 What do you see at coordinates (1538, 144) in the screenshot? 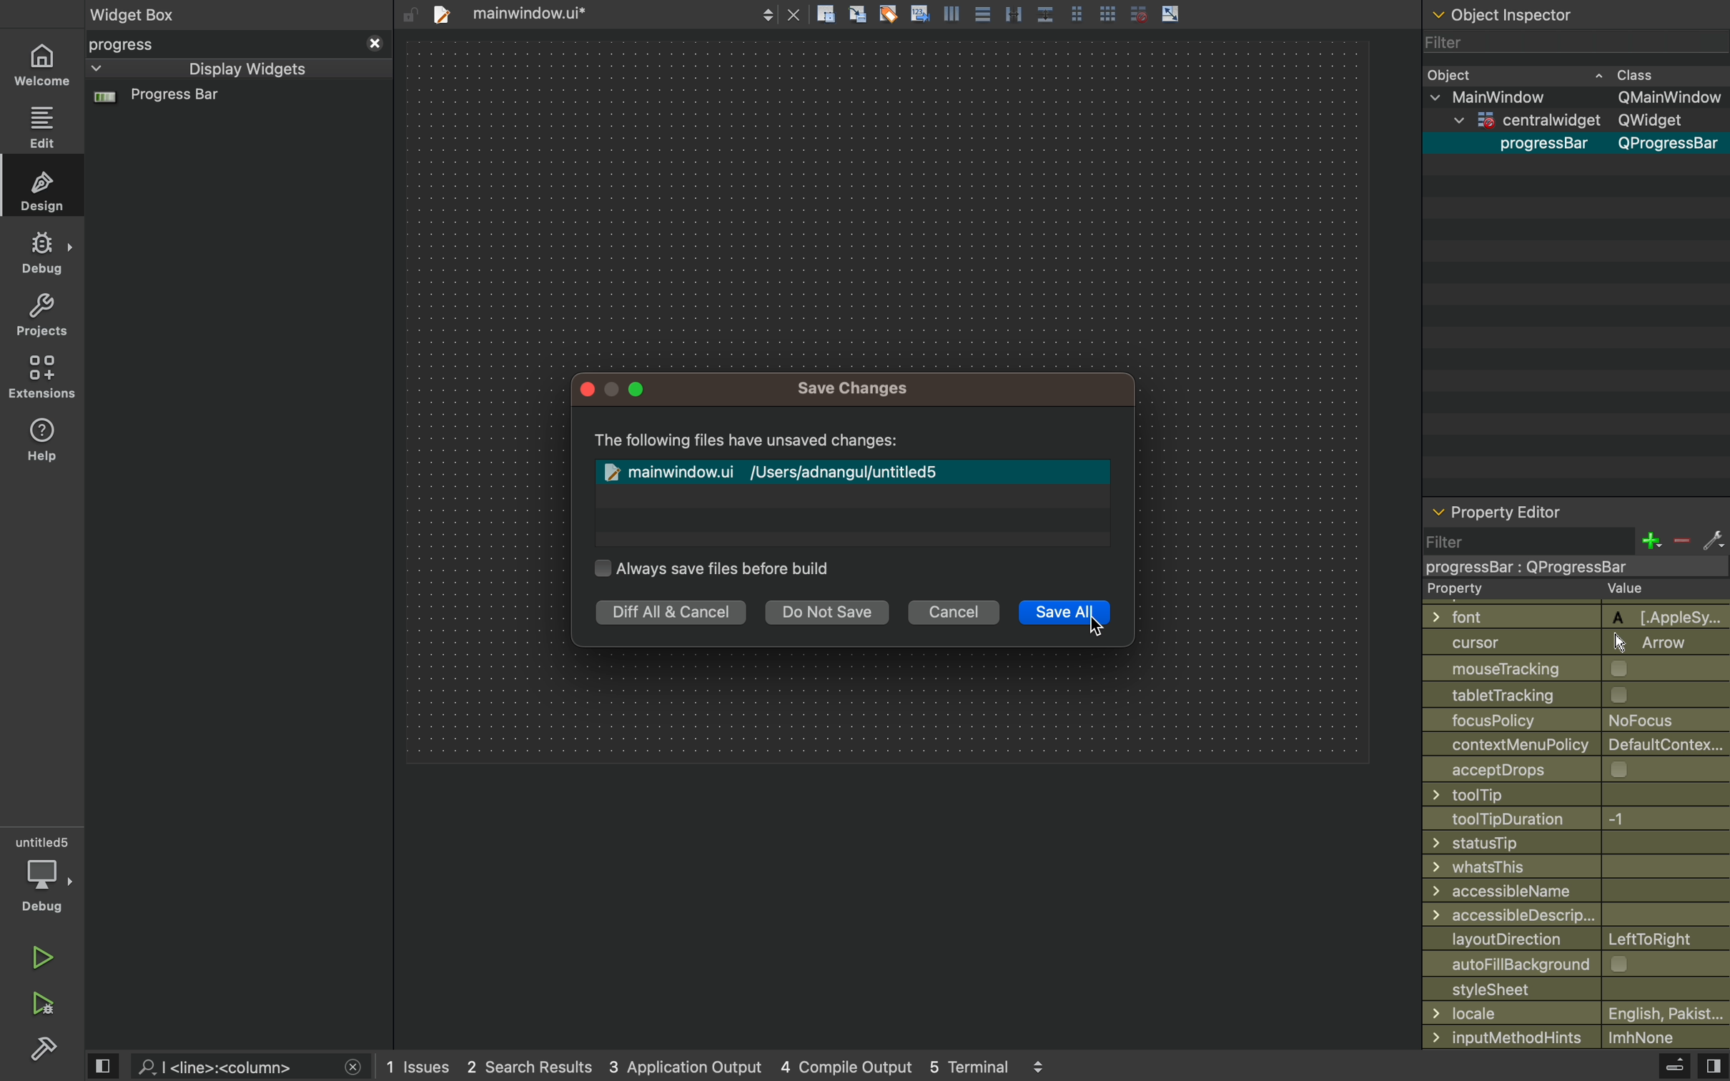
I see `ProgressBar` at bounding box center [1538, 144].